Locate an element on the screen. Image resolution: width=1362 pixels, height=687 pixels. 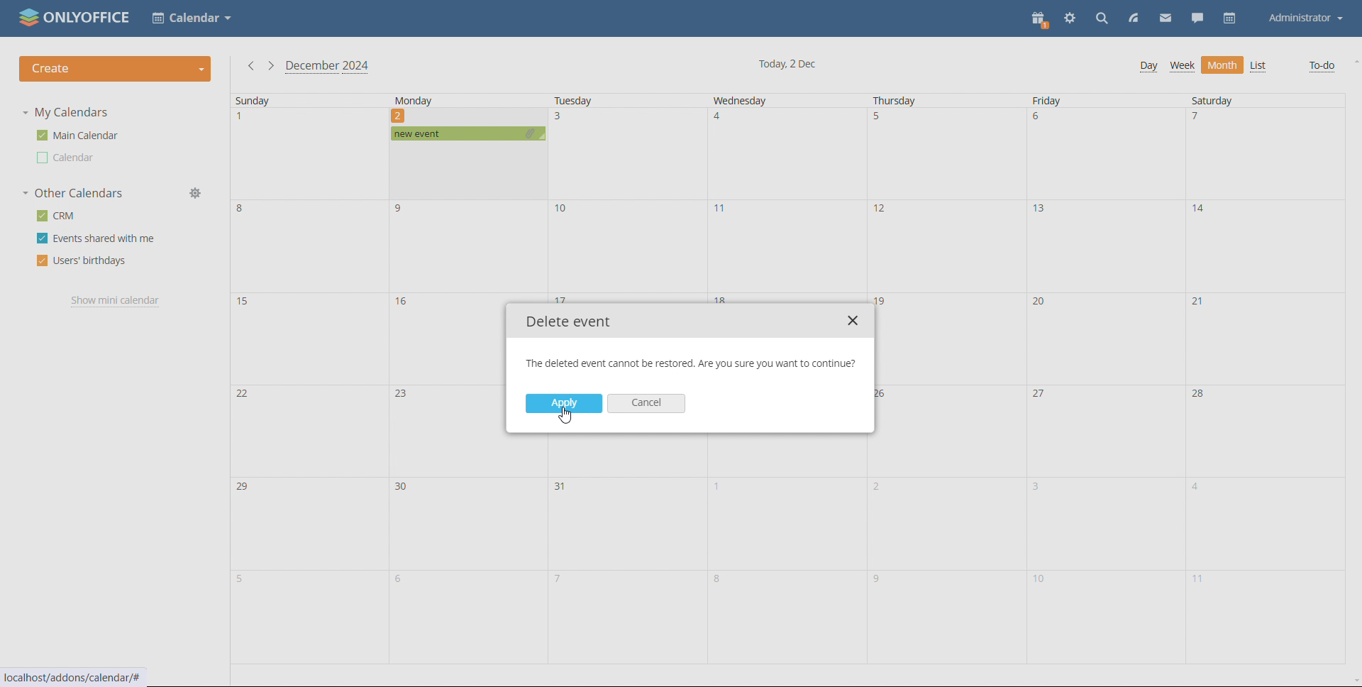
other calendars is located at coordinates (72, 193).